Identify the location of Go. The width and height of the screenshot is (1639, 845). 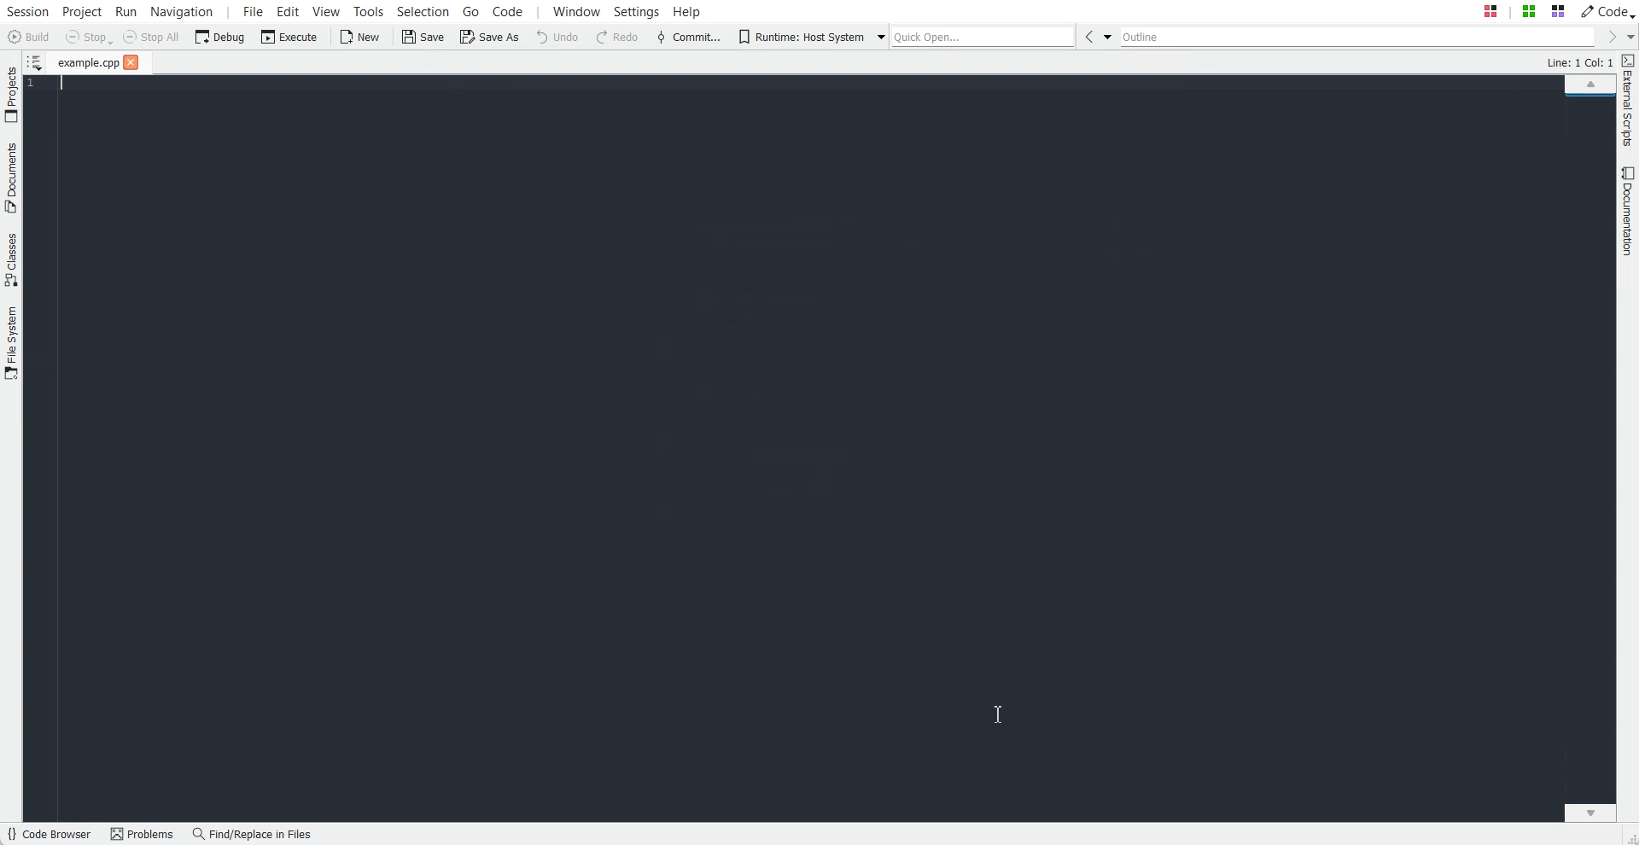
(471, 10).